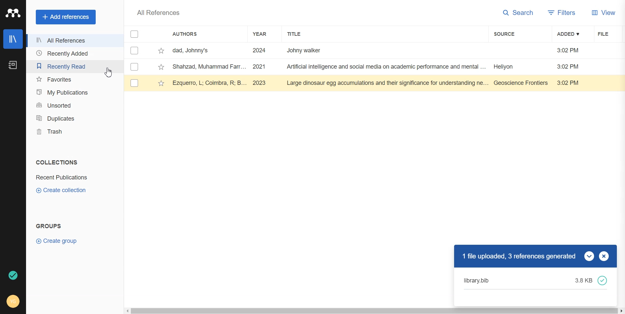 This screenshot has width=625, height=314. What do you see at coordinates (67, 17) in the screenshot?
I see `Add references` at bounding box center [67, 17].